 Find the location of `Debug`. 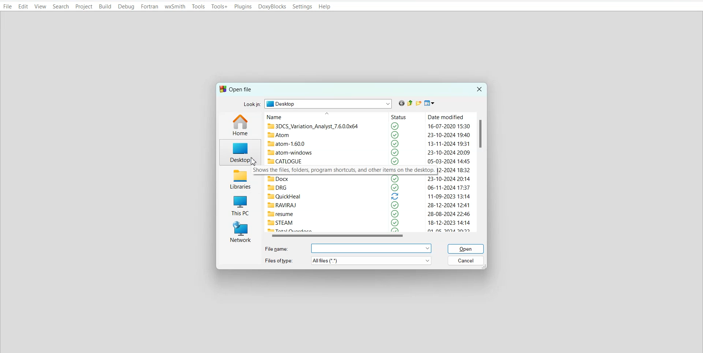

Debug is located at coordinates (126, 7).